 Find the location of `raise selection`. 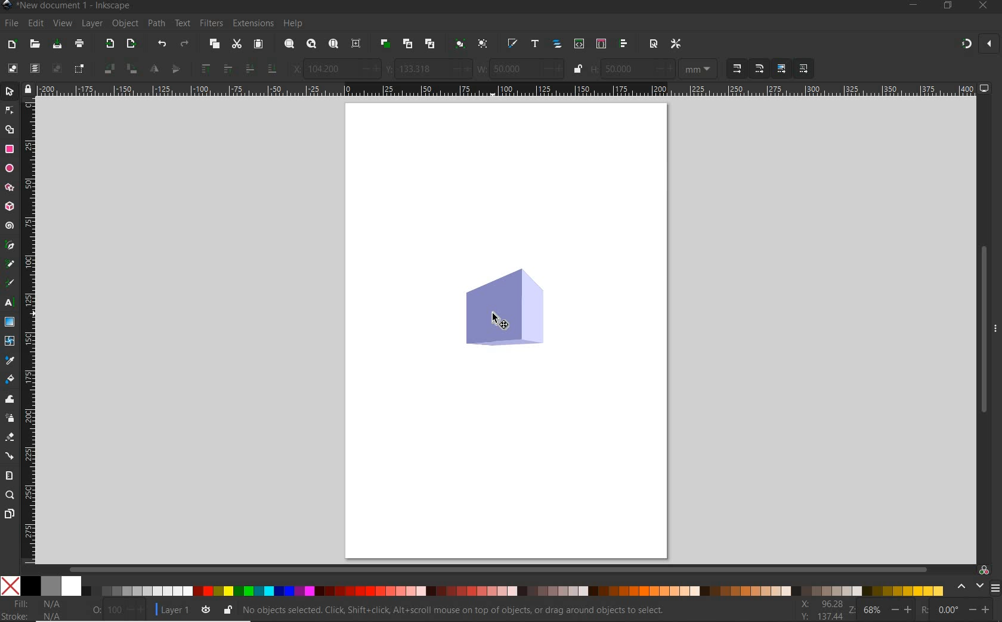

raise selection is located at coordinates (226, 69).